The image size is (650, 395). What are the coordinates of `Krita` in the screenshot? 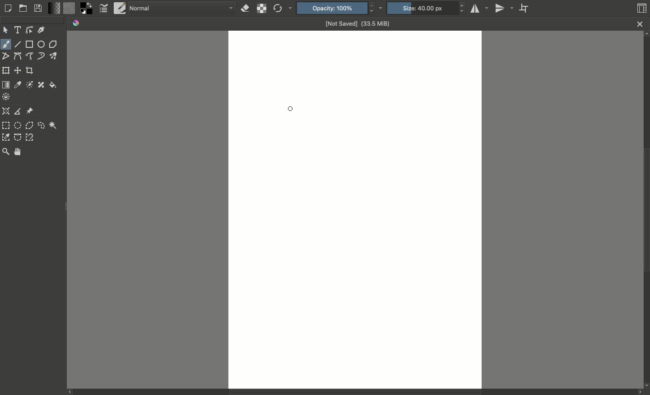 It's located at (77, 23).